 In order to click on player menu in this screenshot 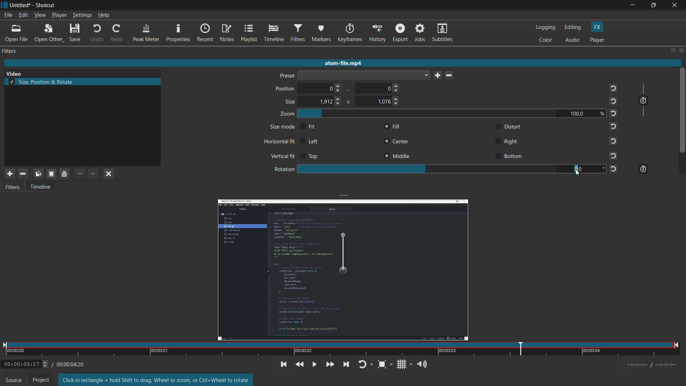, I will do `click(59, 15)`.